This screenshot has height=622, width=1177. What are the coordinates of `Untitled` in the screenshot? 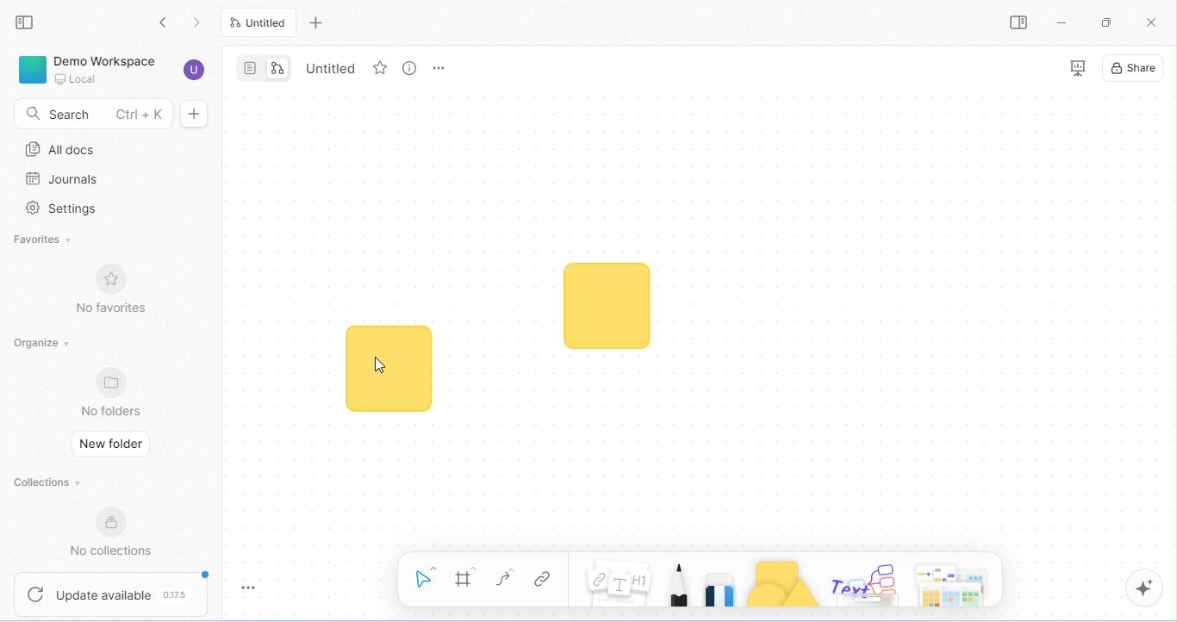 It's located at (333, 69).